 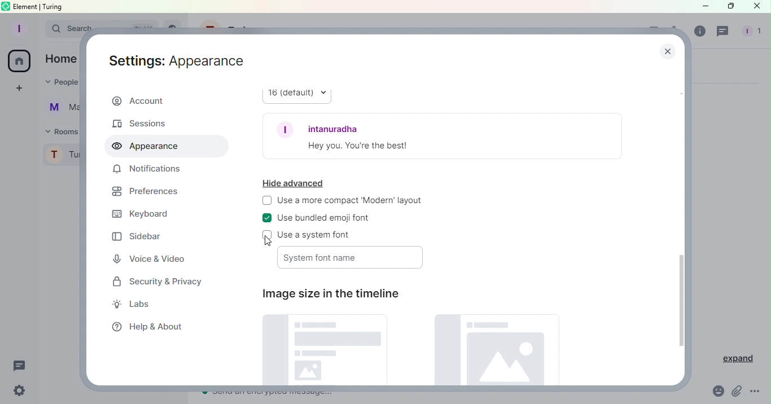 I want to click on Voice and Video, so click(x=148, y=258).